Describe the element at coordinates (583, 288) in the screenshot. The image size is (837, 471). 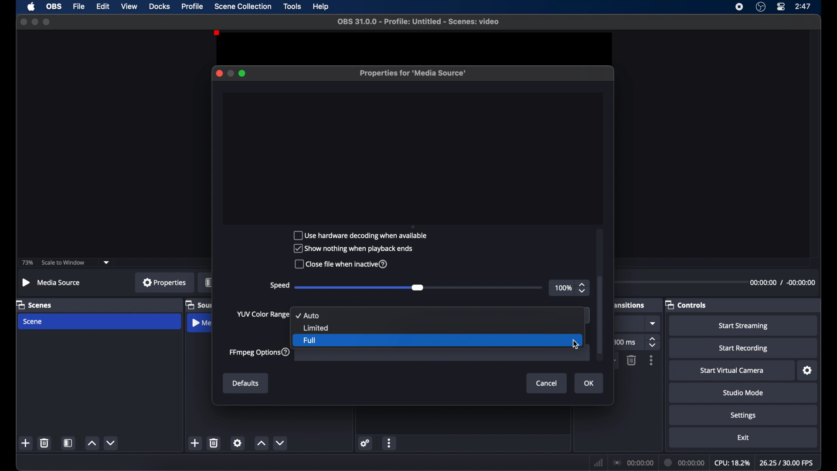
I see `stepper button` at that location.